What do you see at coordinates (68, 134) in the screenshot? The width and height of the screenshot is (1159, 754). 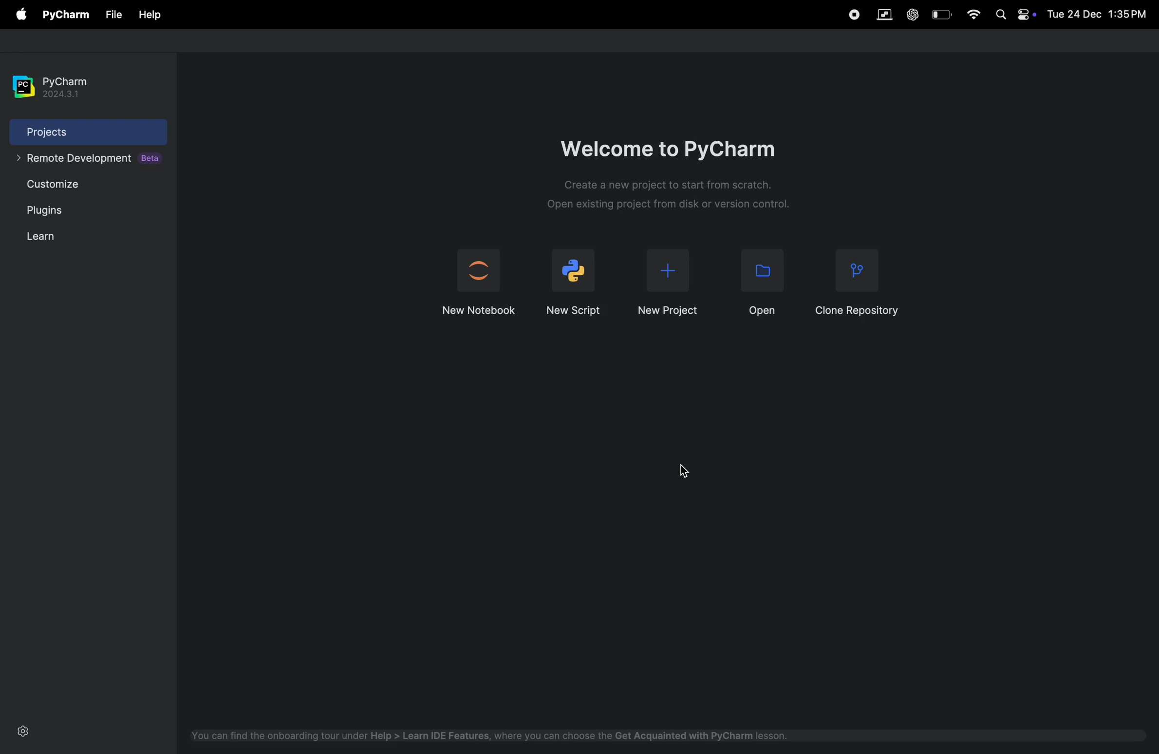 I see `projects` at bounding box center [68, 134].